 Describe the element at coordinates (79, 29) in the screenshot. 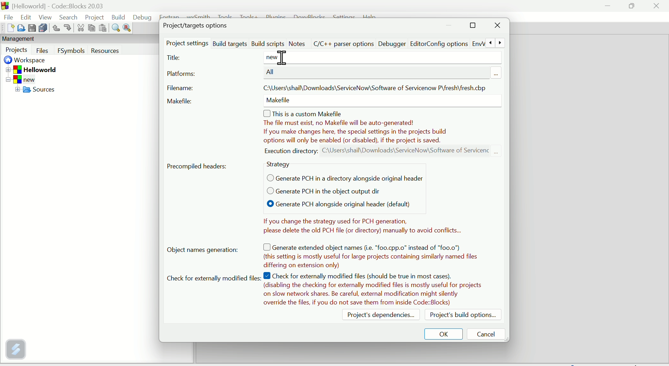

I see `Cut` at that location.